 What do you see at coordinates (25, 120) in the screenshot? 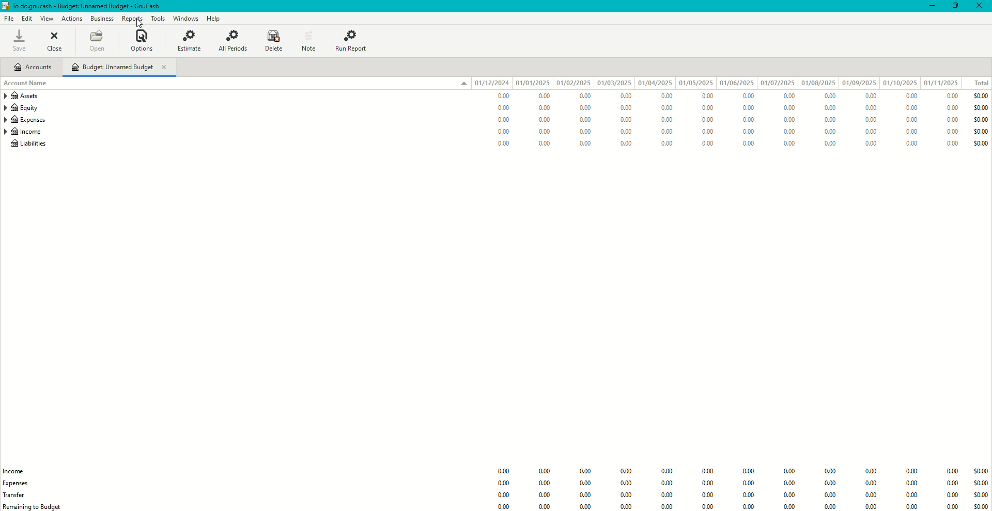
I see `Expenses` at bounding box center [25, 120].